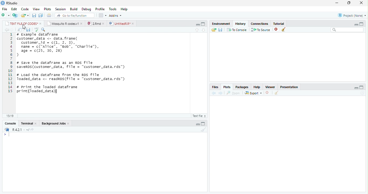 This screenshot has height=194, width=368. What do you see at coordinates (72, 77) in the screenshot?
I see `# Load the dataframe from the RDs file
loaded_data <- readros(file = "customer_data.rds")` at bounding box center [72, 77].